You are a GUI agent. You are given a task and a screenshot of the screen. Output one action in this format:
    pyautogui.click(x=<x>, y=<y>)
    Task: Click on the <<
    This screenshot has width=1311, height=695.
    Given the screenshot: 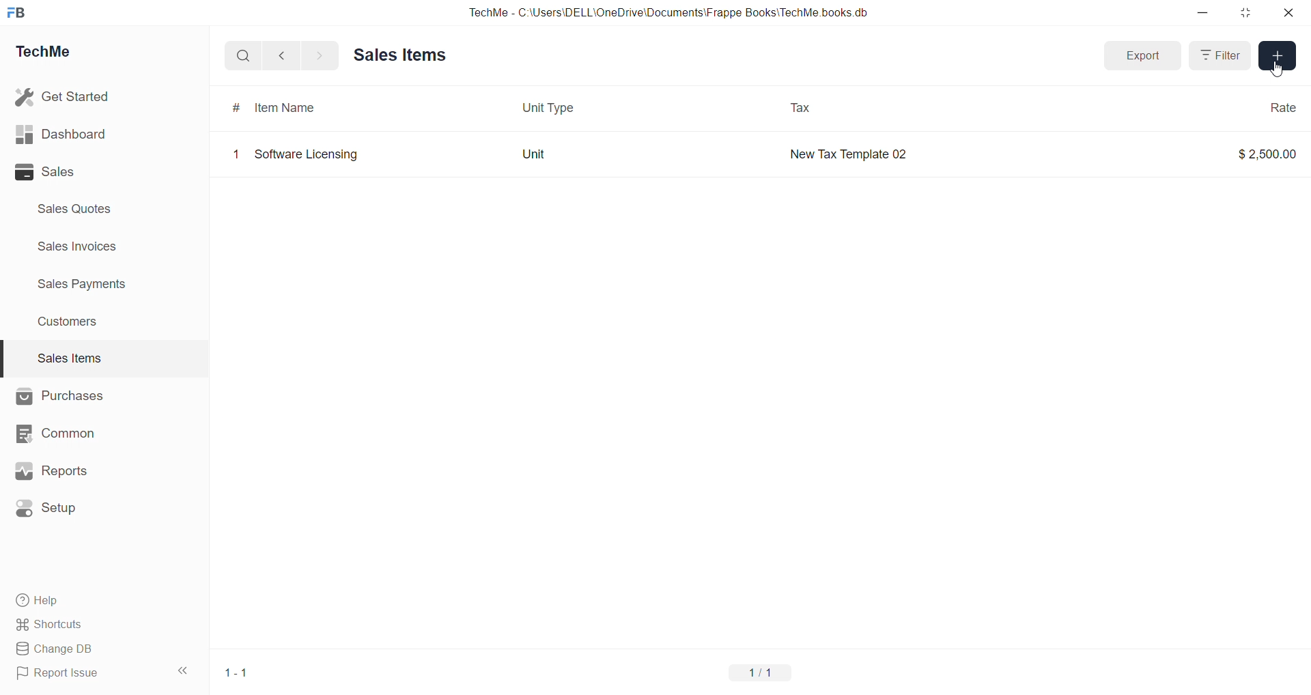 What is the action you would take?
    pyautogui.click(x=182, y=671)
    